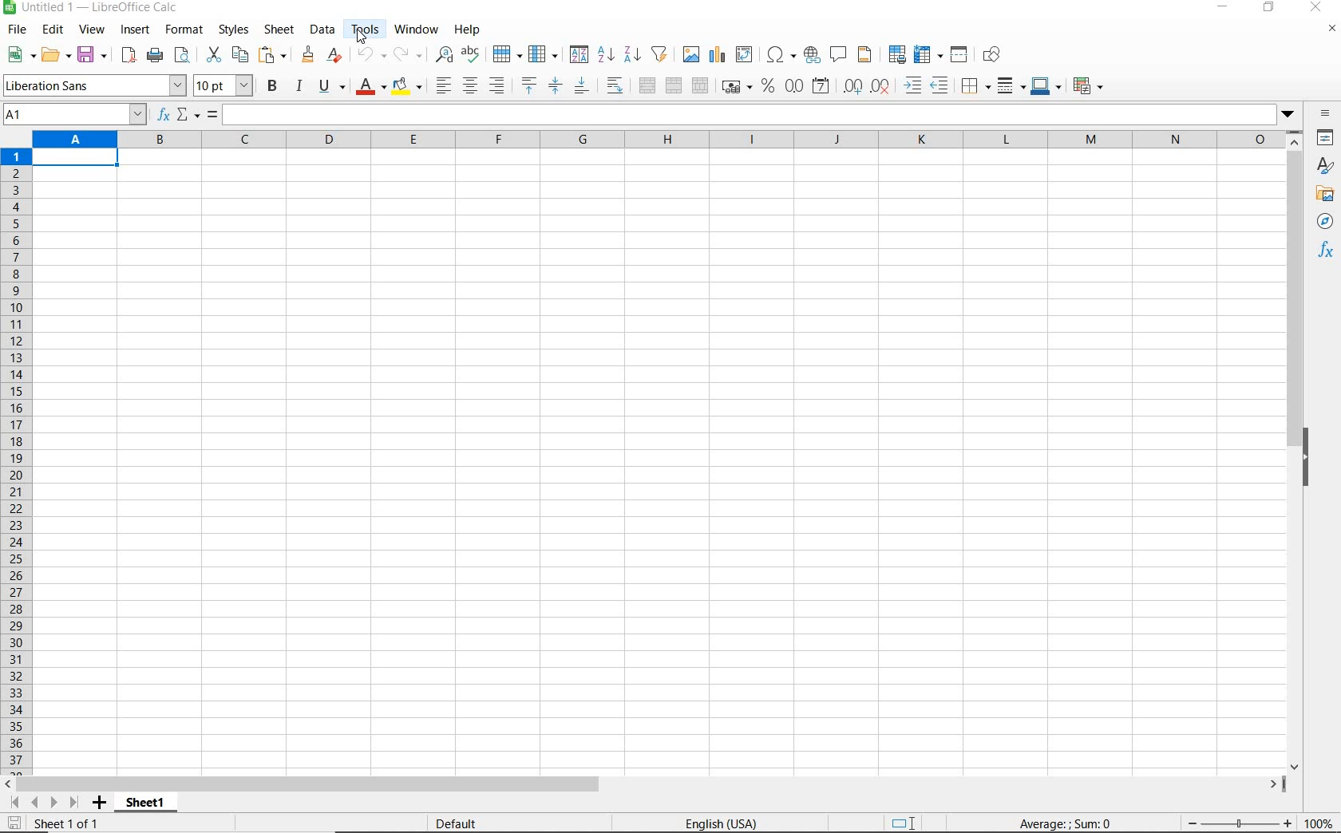 Image resolution: width=1341 pixels, height=833 pixels. What do you see at coordinates (1325, 165) in the screenshot?
I see `STYLES` at bounding box center [1325, 165].